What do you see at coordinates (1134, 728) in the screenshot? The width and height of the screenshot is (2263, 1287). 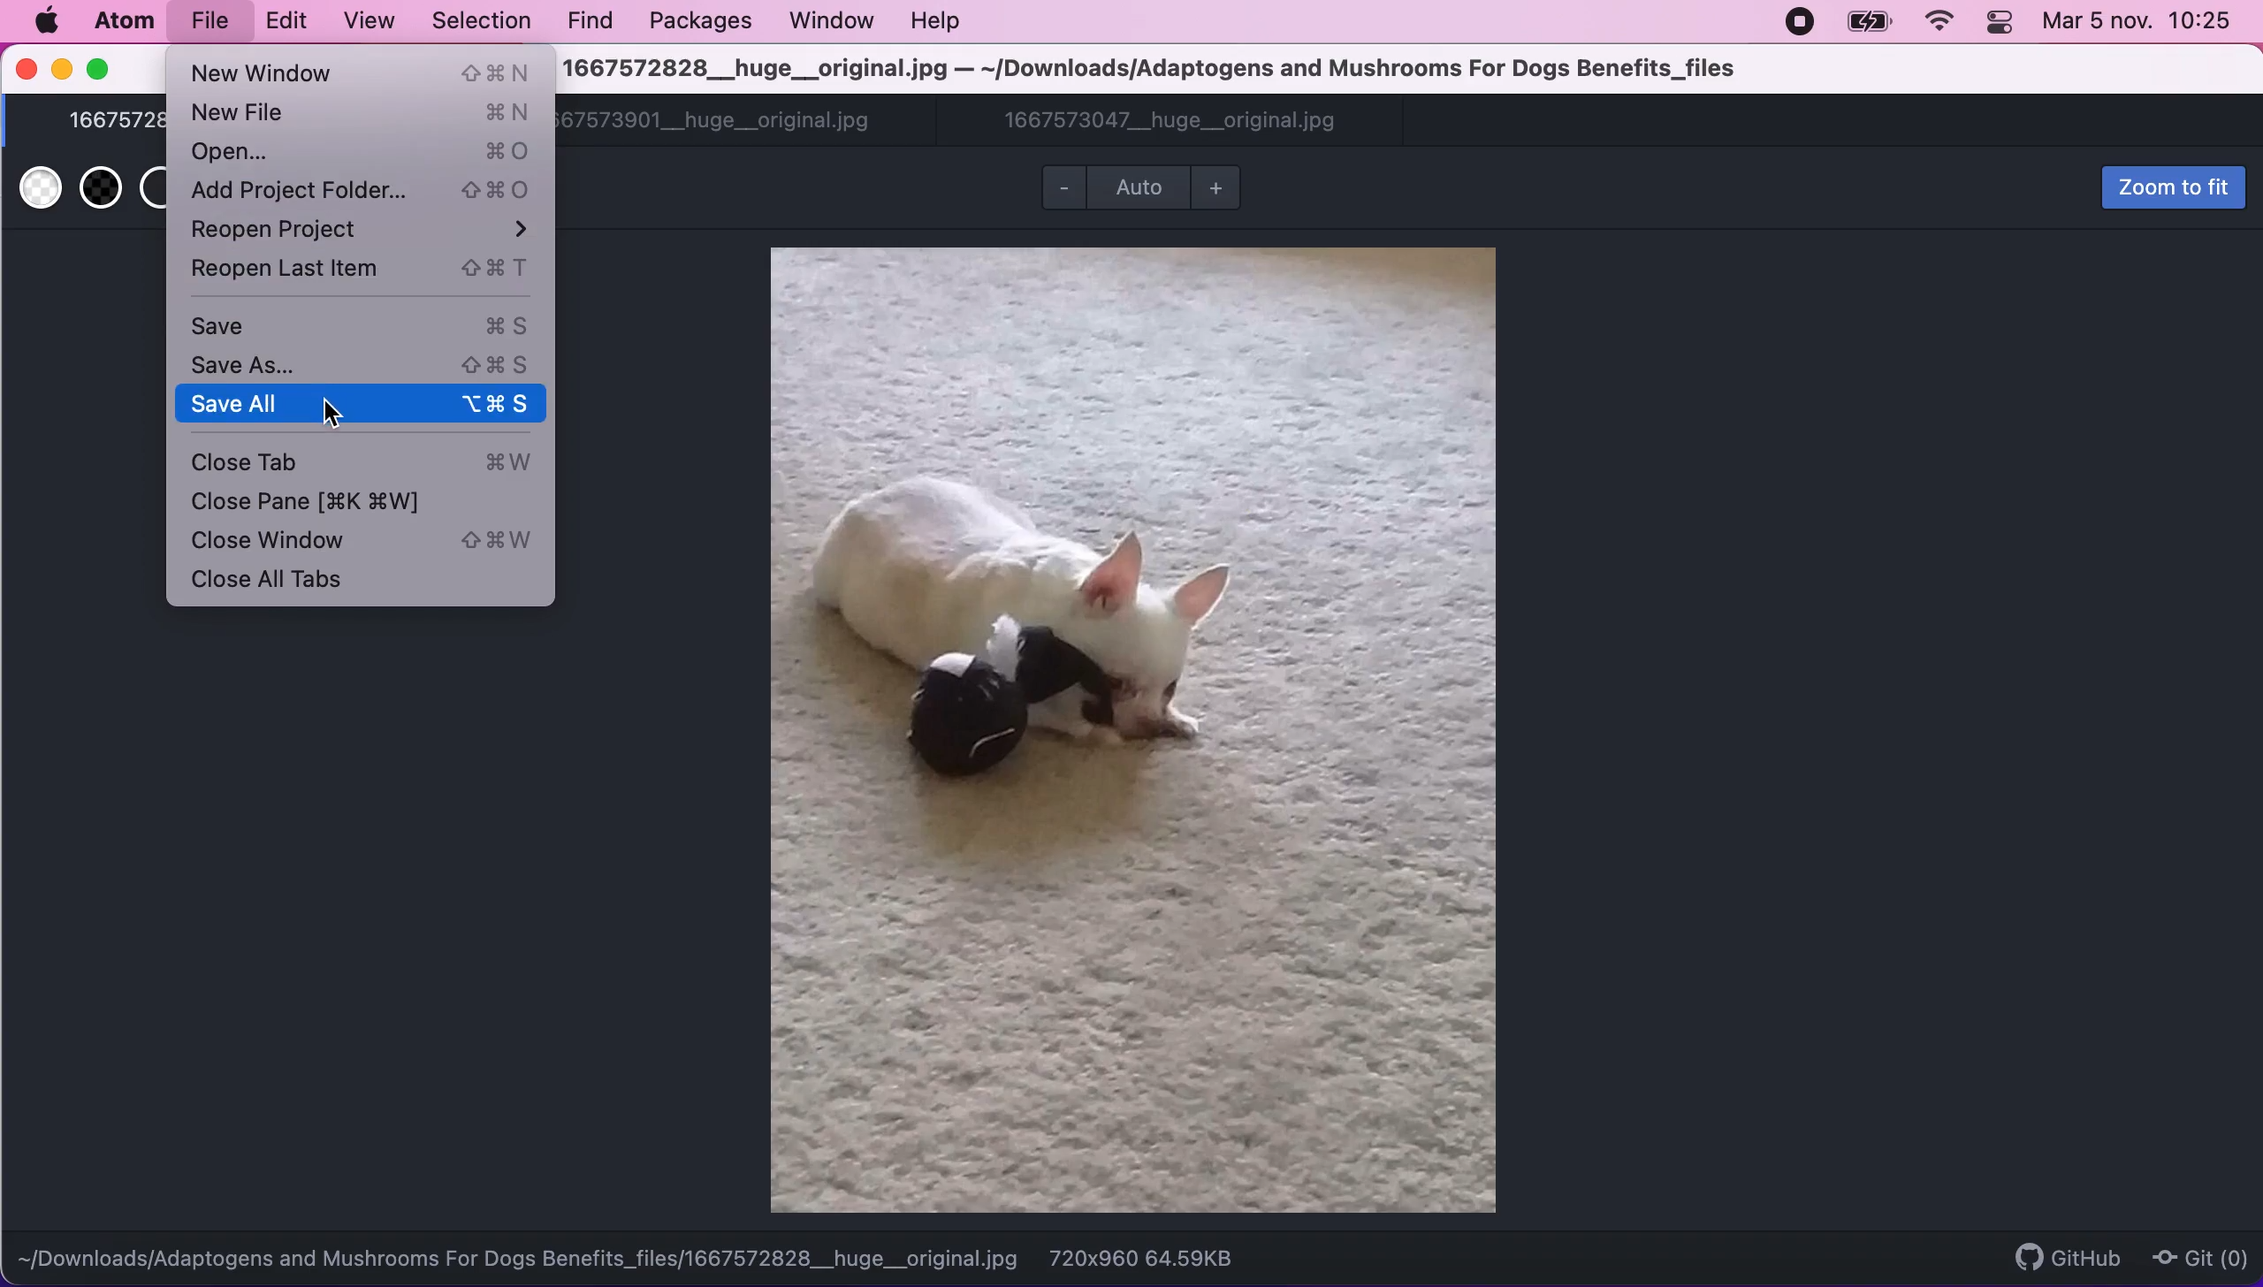 I see `file image` at bounding box center [1134, 728].